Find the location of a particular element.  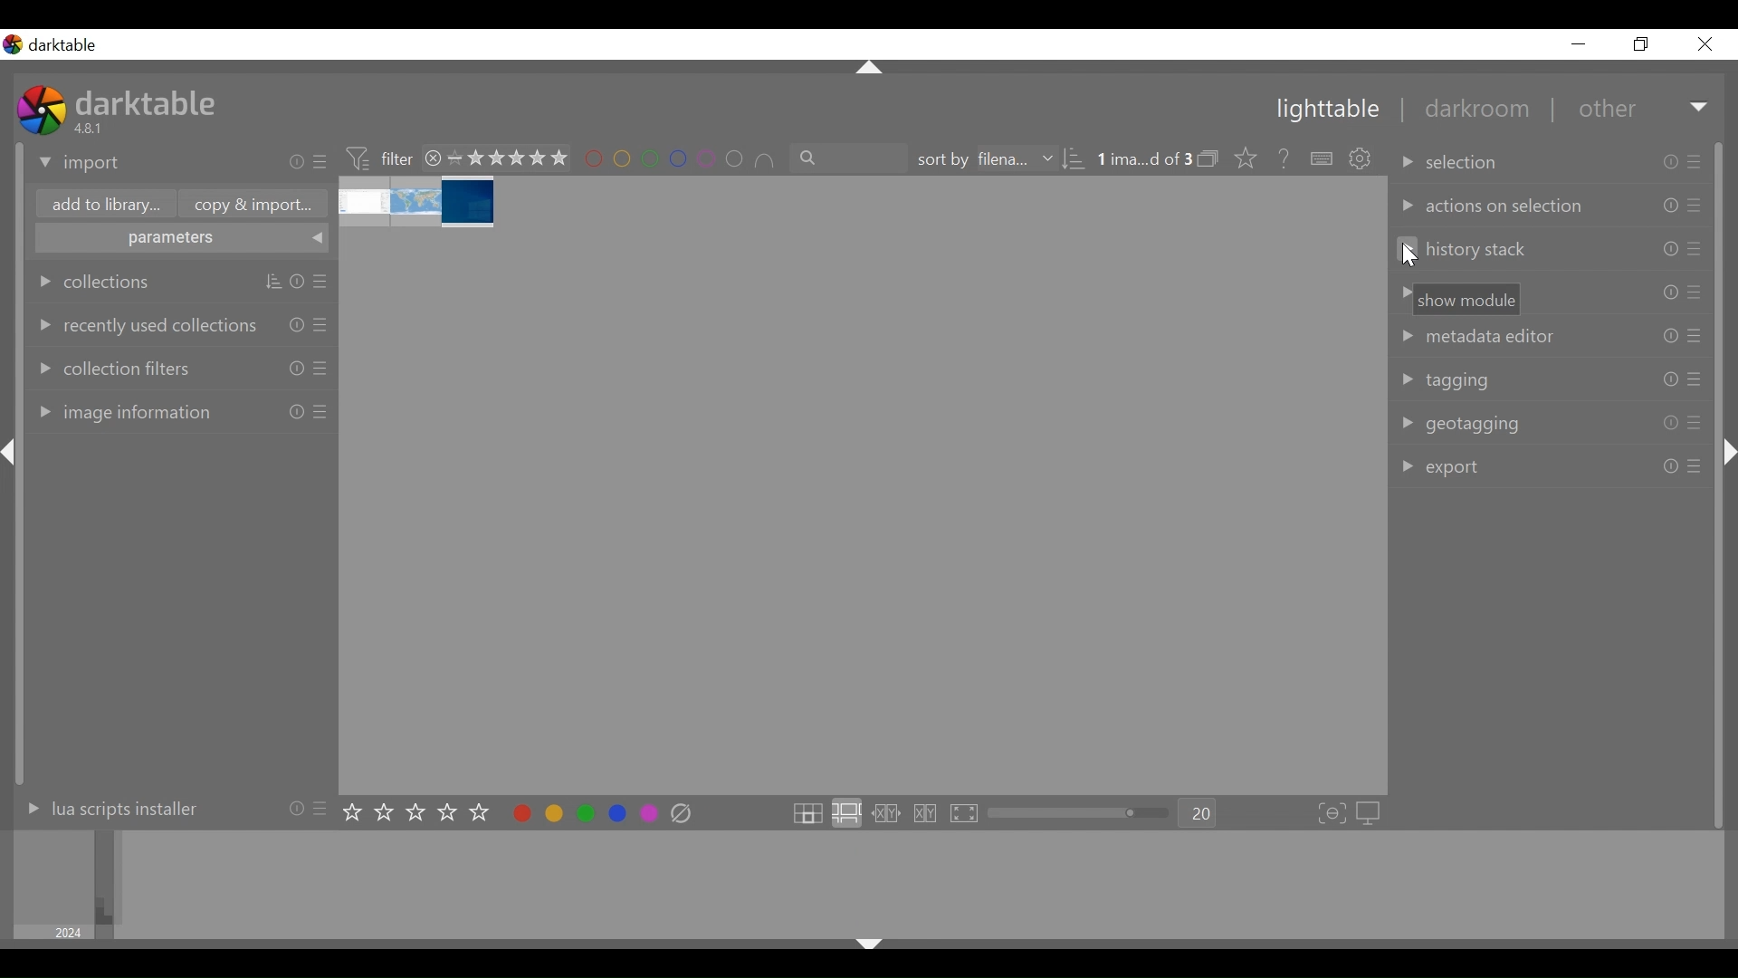

selection is located at coordinates (1452, 162).